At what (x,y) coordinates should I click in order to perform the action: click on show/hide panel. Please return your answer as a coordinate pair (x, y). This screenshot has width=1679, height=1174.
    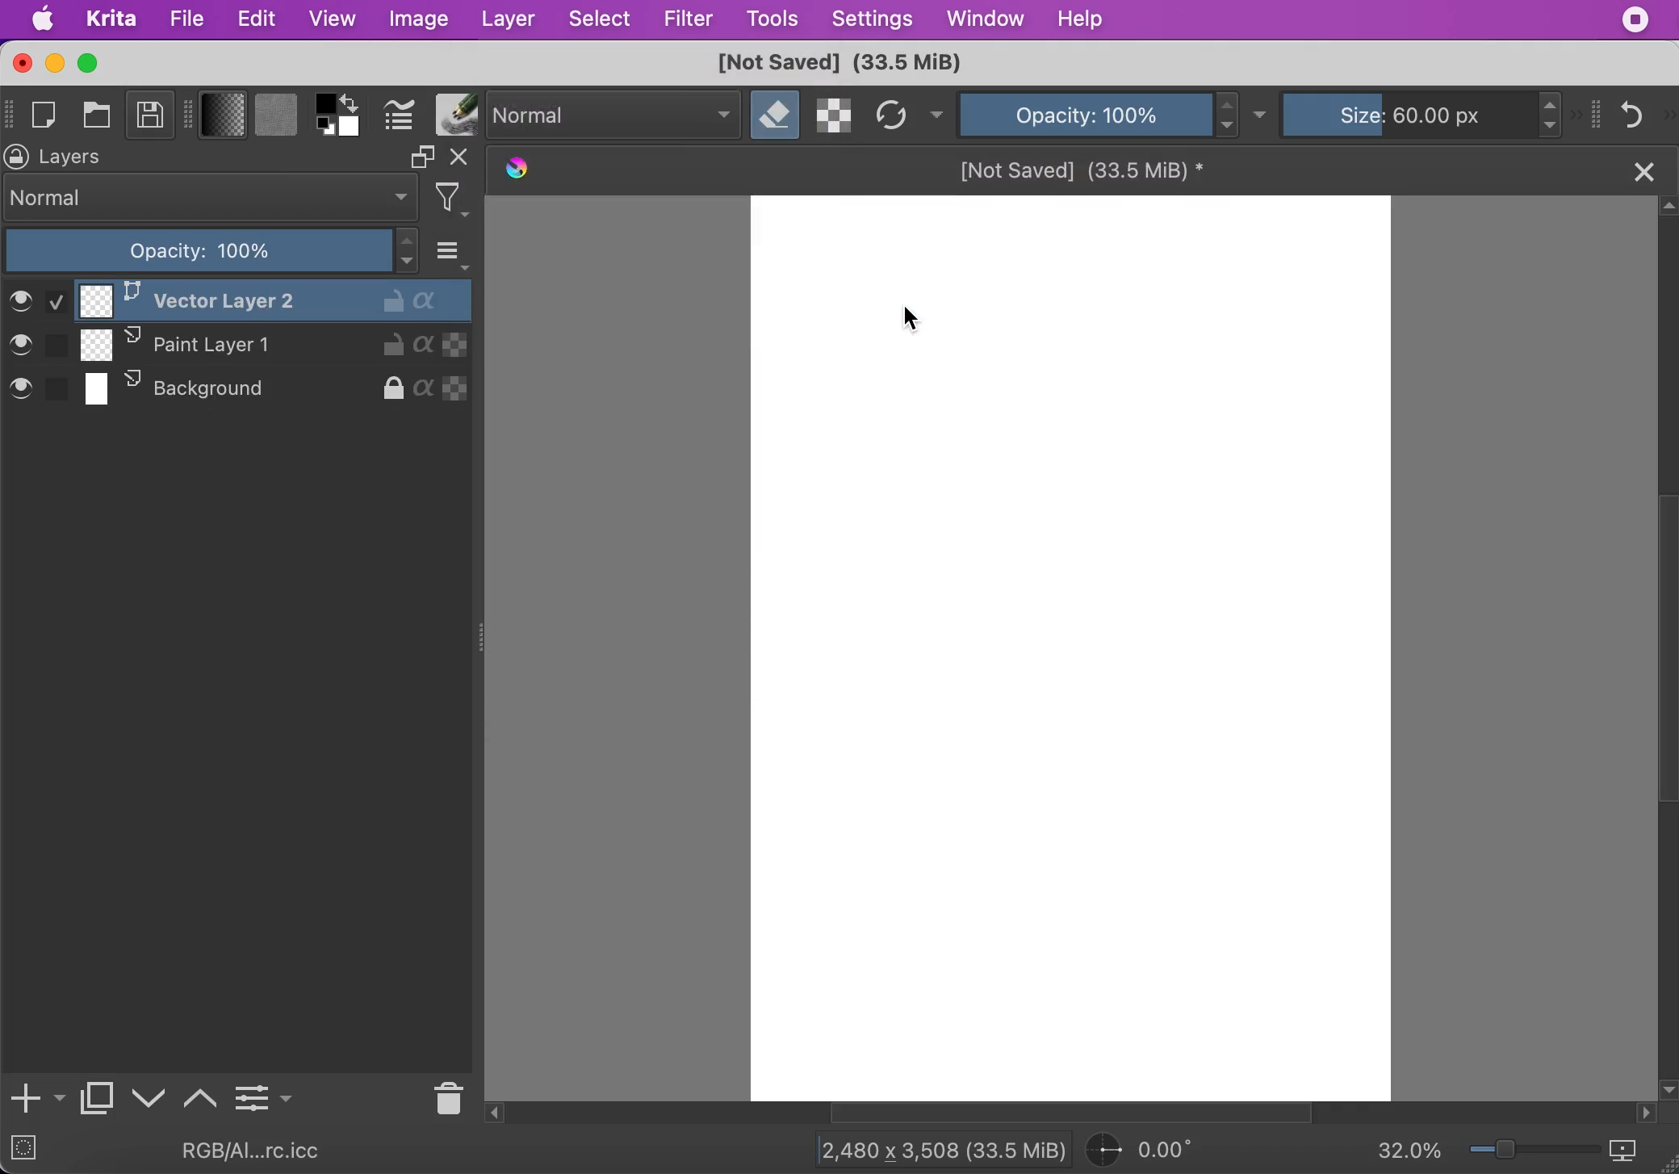
    Looking at the image, I should click on (1597, 113).